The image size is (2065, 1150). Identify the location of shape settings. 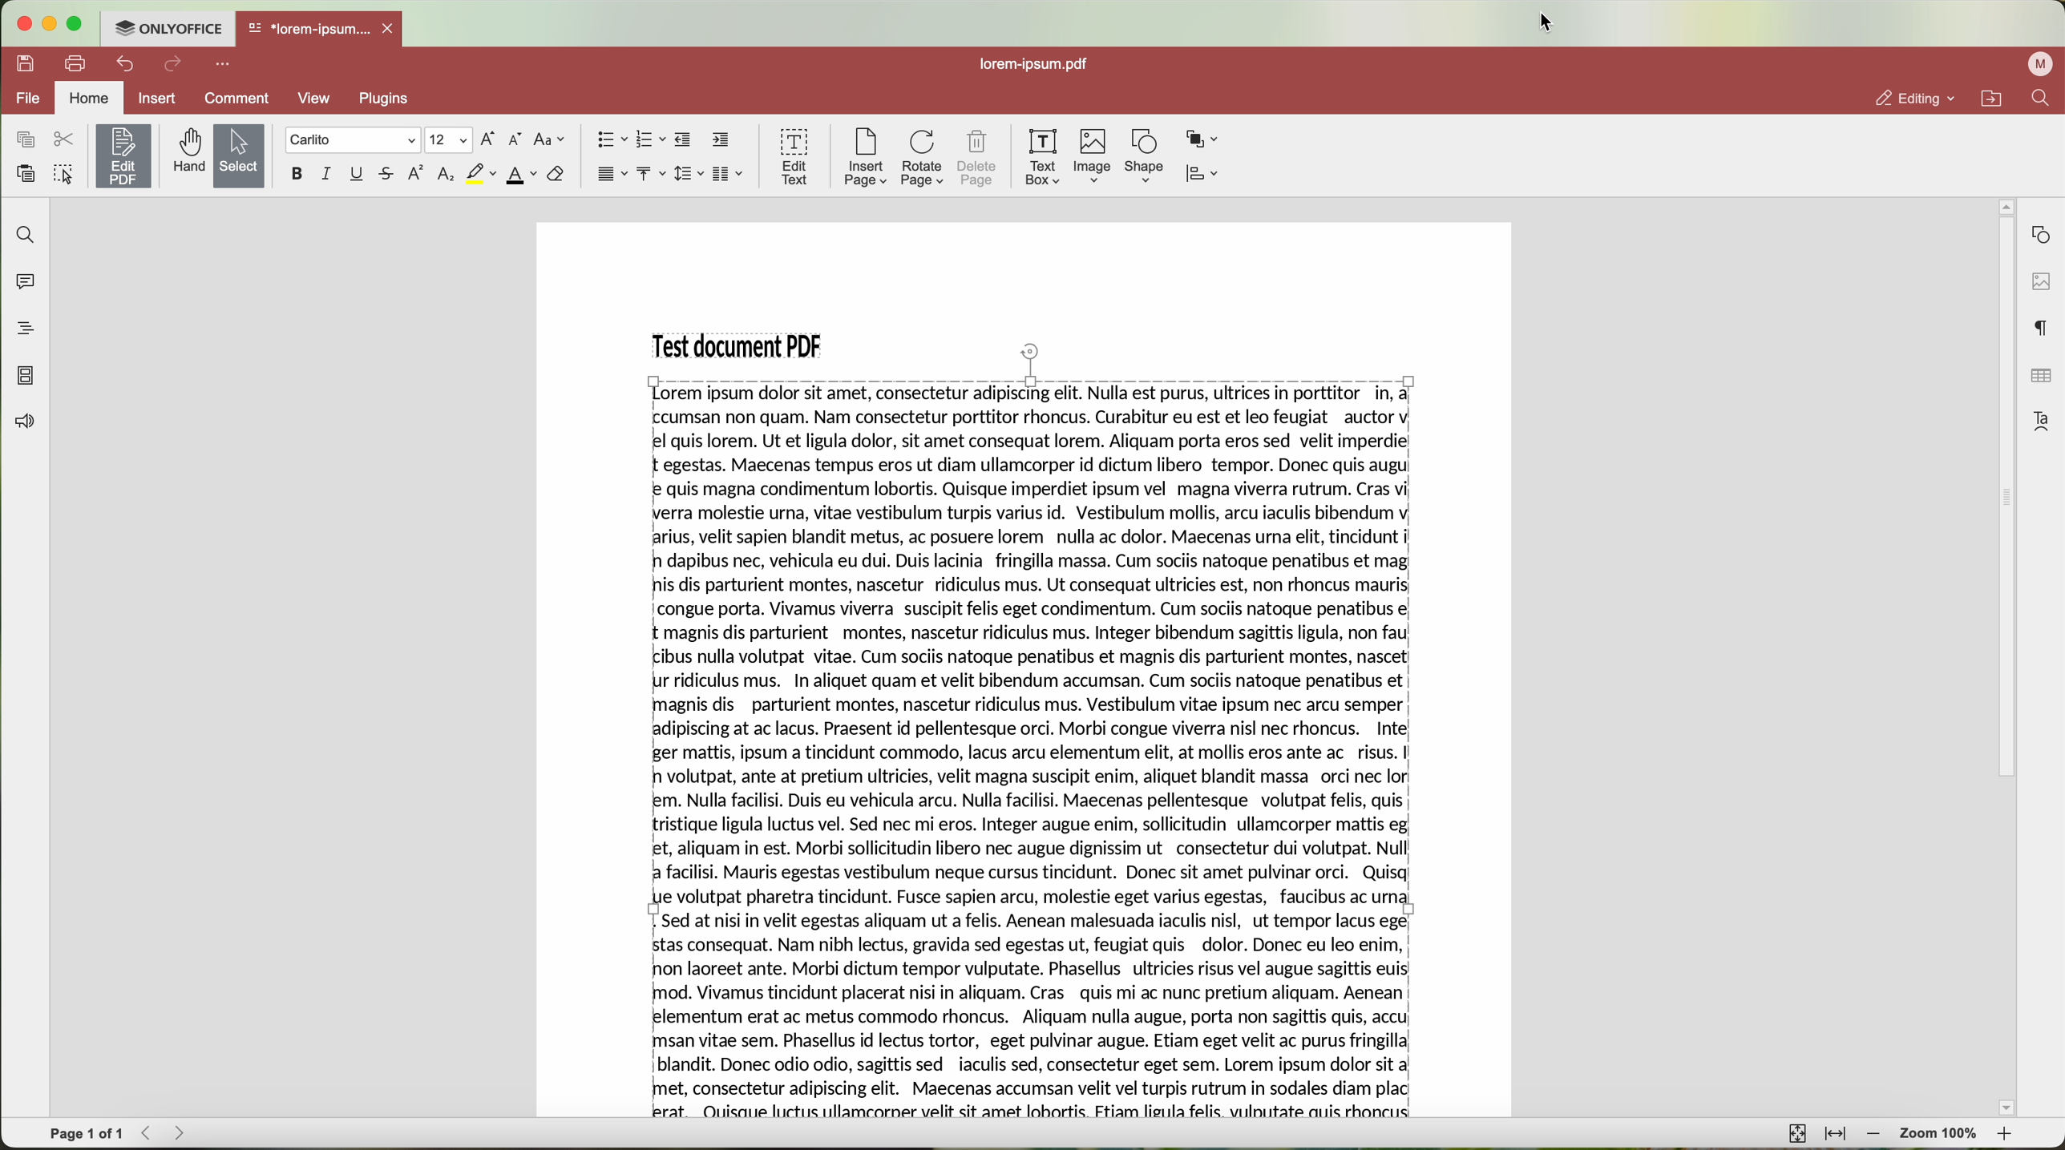
(2039, 233).